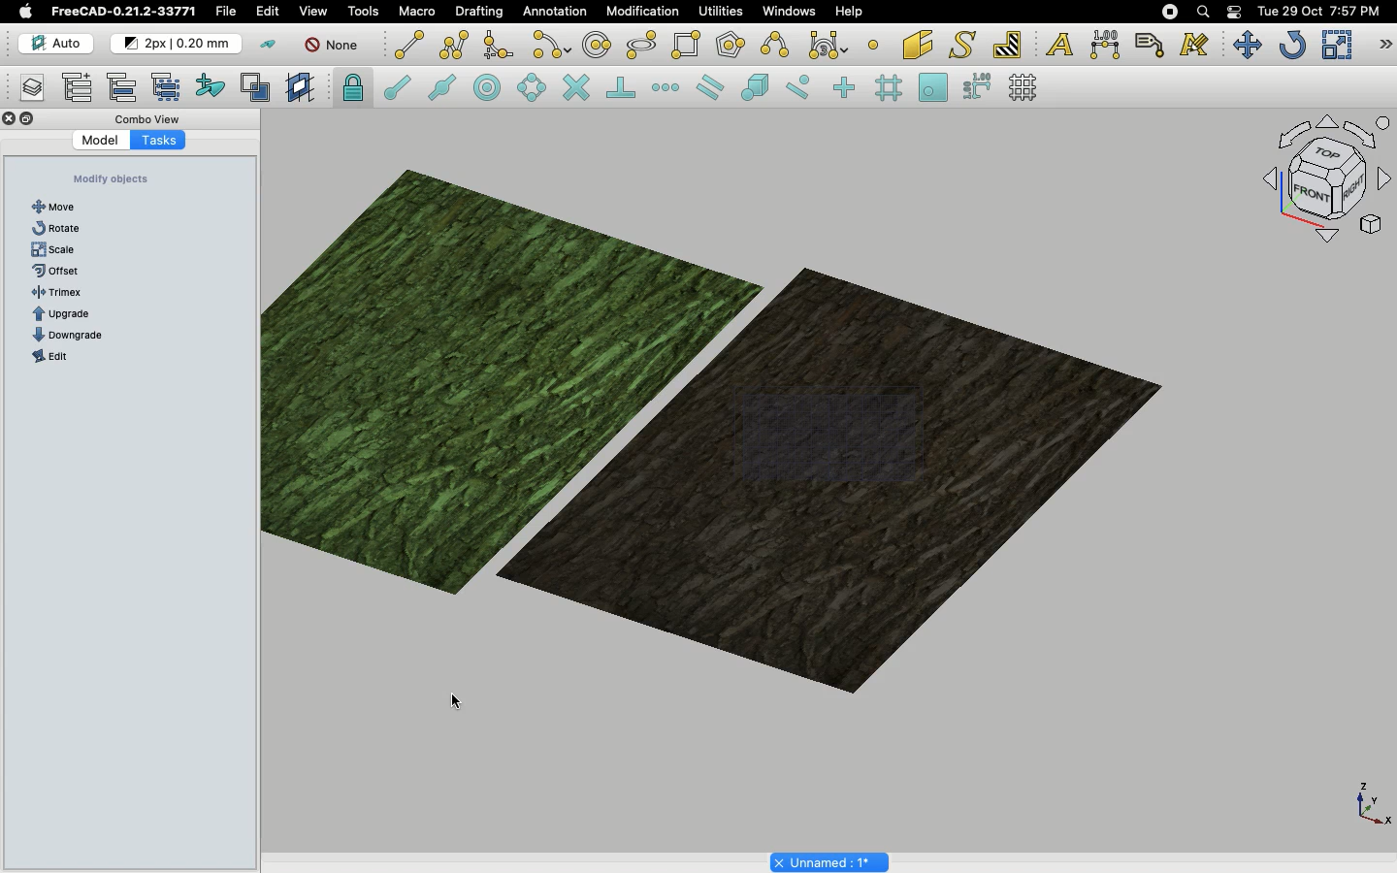 This screenshot has width=1397, height=873. I want to click on Snap intersection, so click(577, 89).